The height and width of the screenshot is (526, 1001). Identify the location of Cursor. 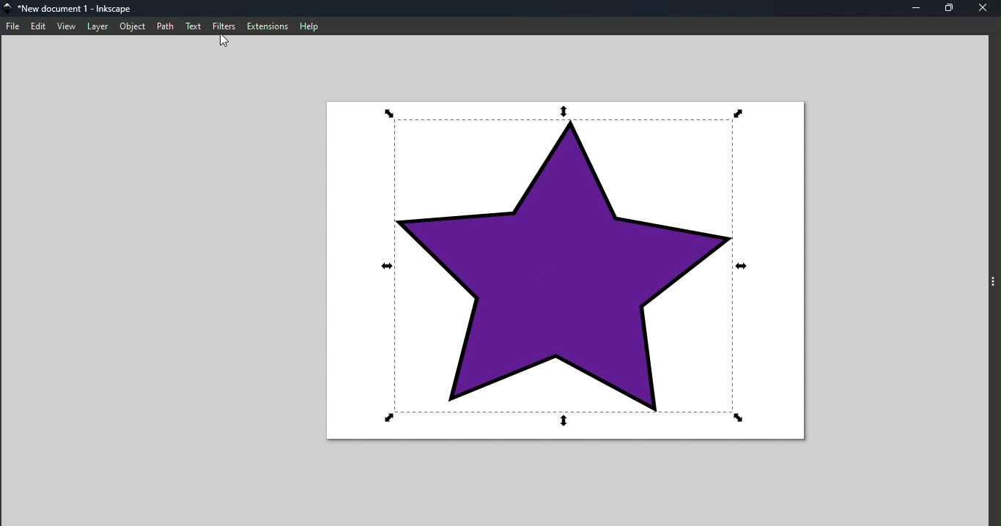
(227, 44).